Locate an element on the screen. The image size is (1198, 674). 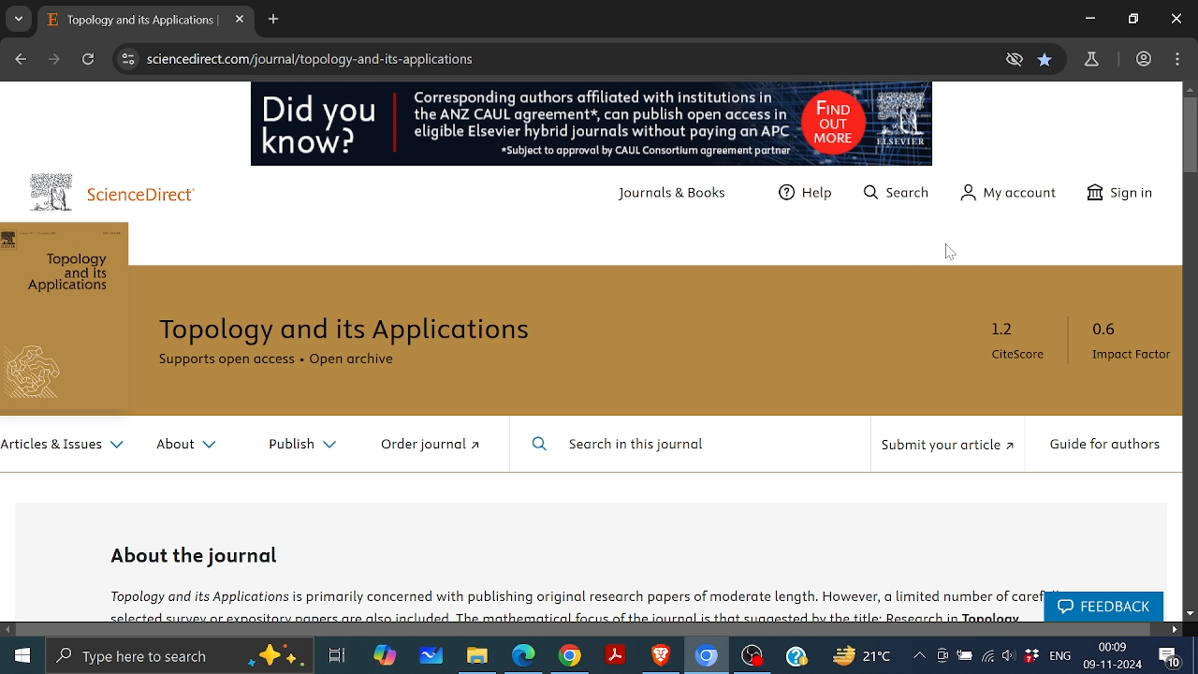
Topology and its Applications is located at coordinates (358, 330).